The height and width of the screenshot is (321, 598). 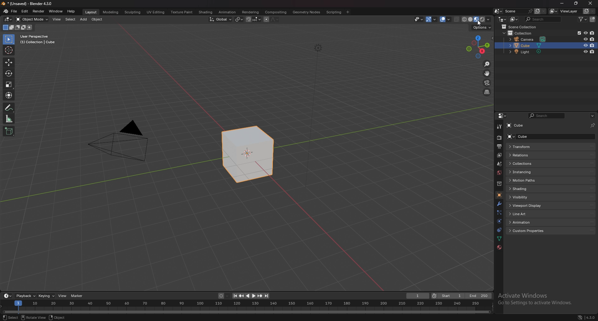 I want to click on blender, so click(x=6, y=11).